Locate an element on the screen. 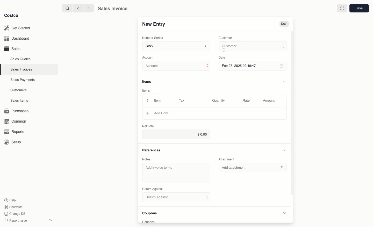 This screenshot has height=227, width=373. Help is located at coordinates (11, 200).